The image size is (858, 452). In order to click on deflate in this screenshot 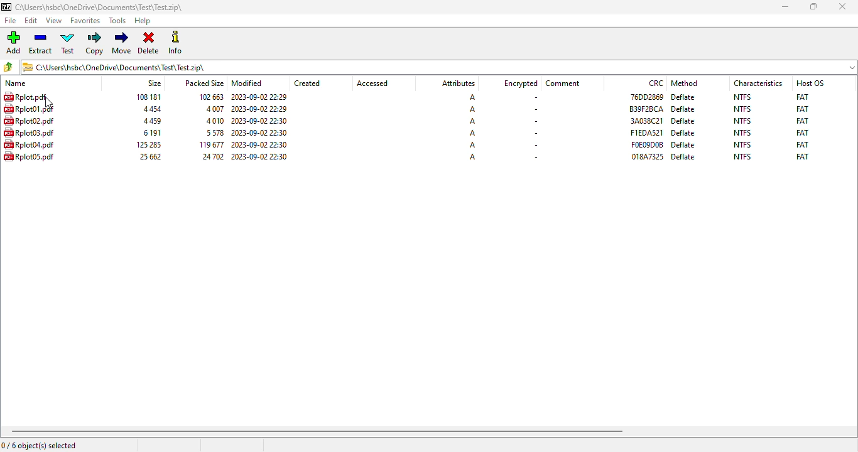, I will do `click(684, 144)`.